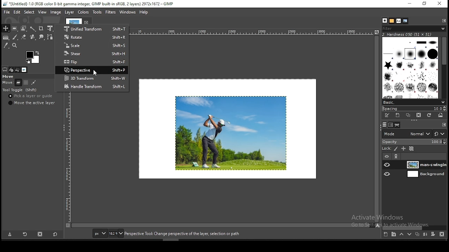 The height and width of the screenshot is (252, 449). I want to click on scroll bar, so click(415, 227).